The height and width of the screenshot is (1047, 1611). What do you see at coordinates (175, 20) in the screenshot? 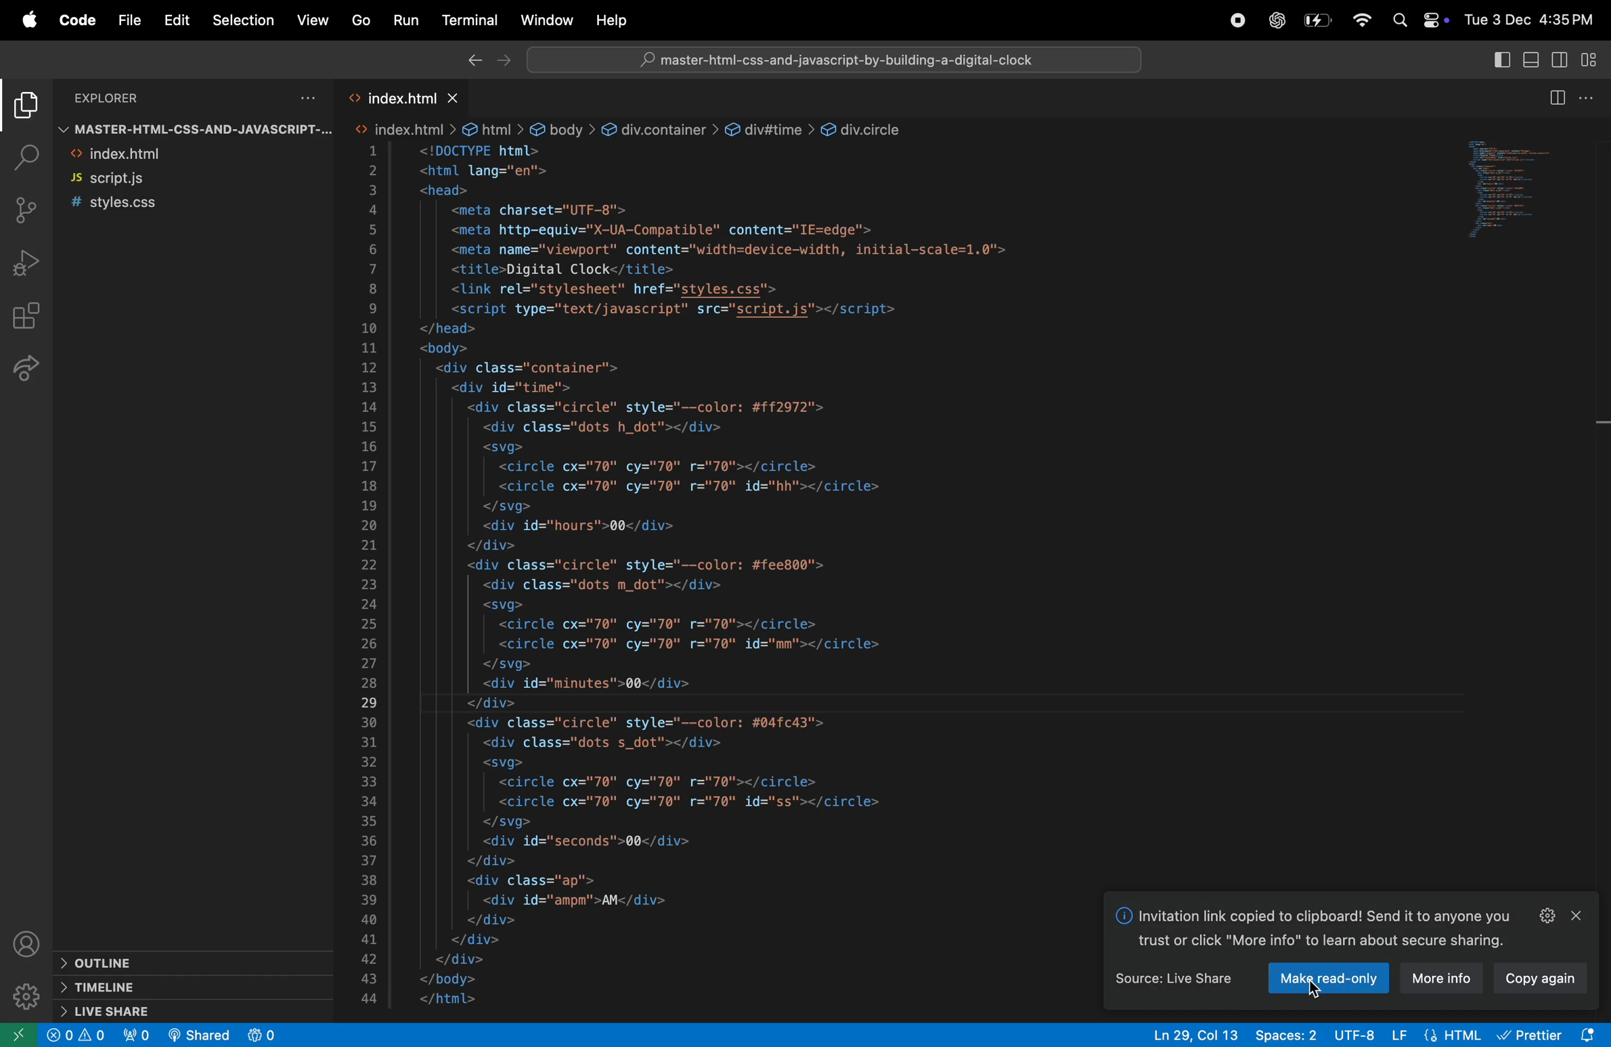
I see `edit` at bounding box center [175, 20].